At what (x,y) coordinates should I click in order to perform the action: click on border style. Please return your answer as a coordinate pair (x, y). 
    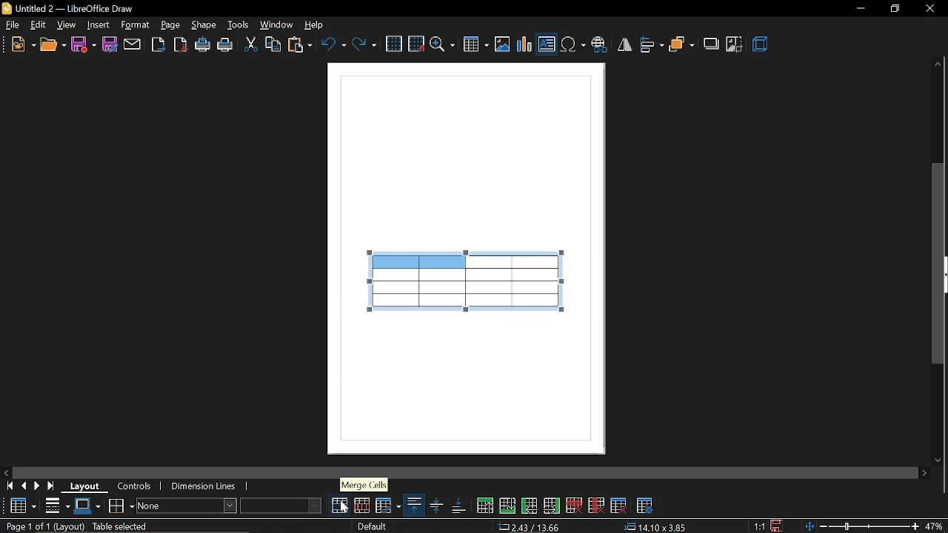
    Looking at the image, I should click on (58, 506).